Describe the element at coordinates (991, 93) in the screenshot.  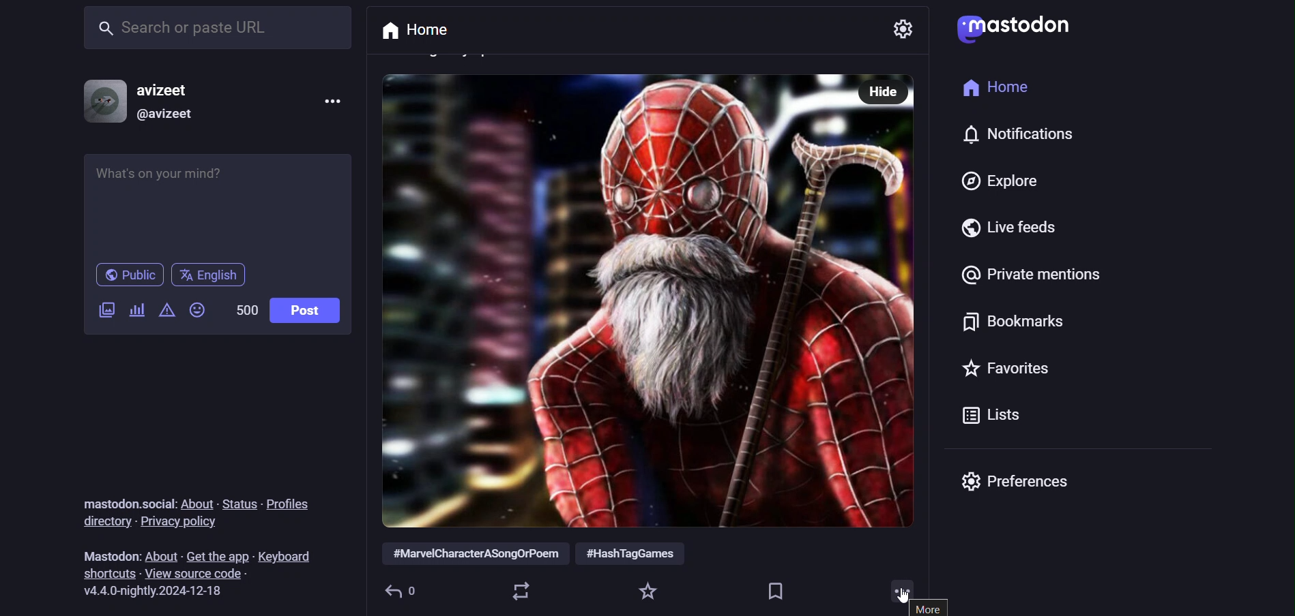
I see `home` at that location.